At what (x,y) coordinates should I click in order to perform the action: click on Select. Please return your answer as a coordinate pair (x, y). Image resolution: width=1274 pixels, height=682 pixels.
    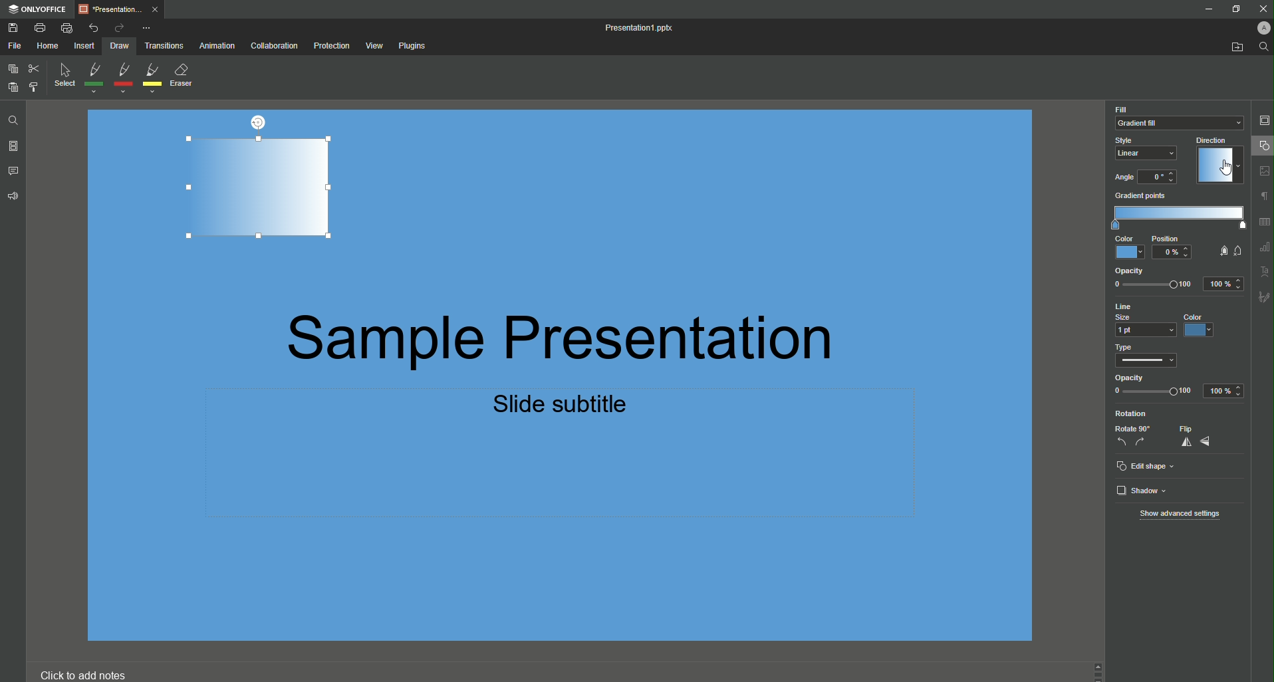
    Looking at the image, I should click on (63, 78).